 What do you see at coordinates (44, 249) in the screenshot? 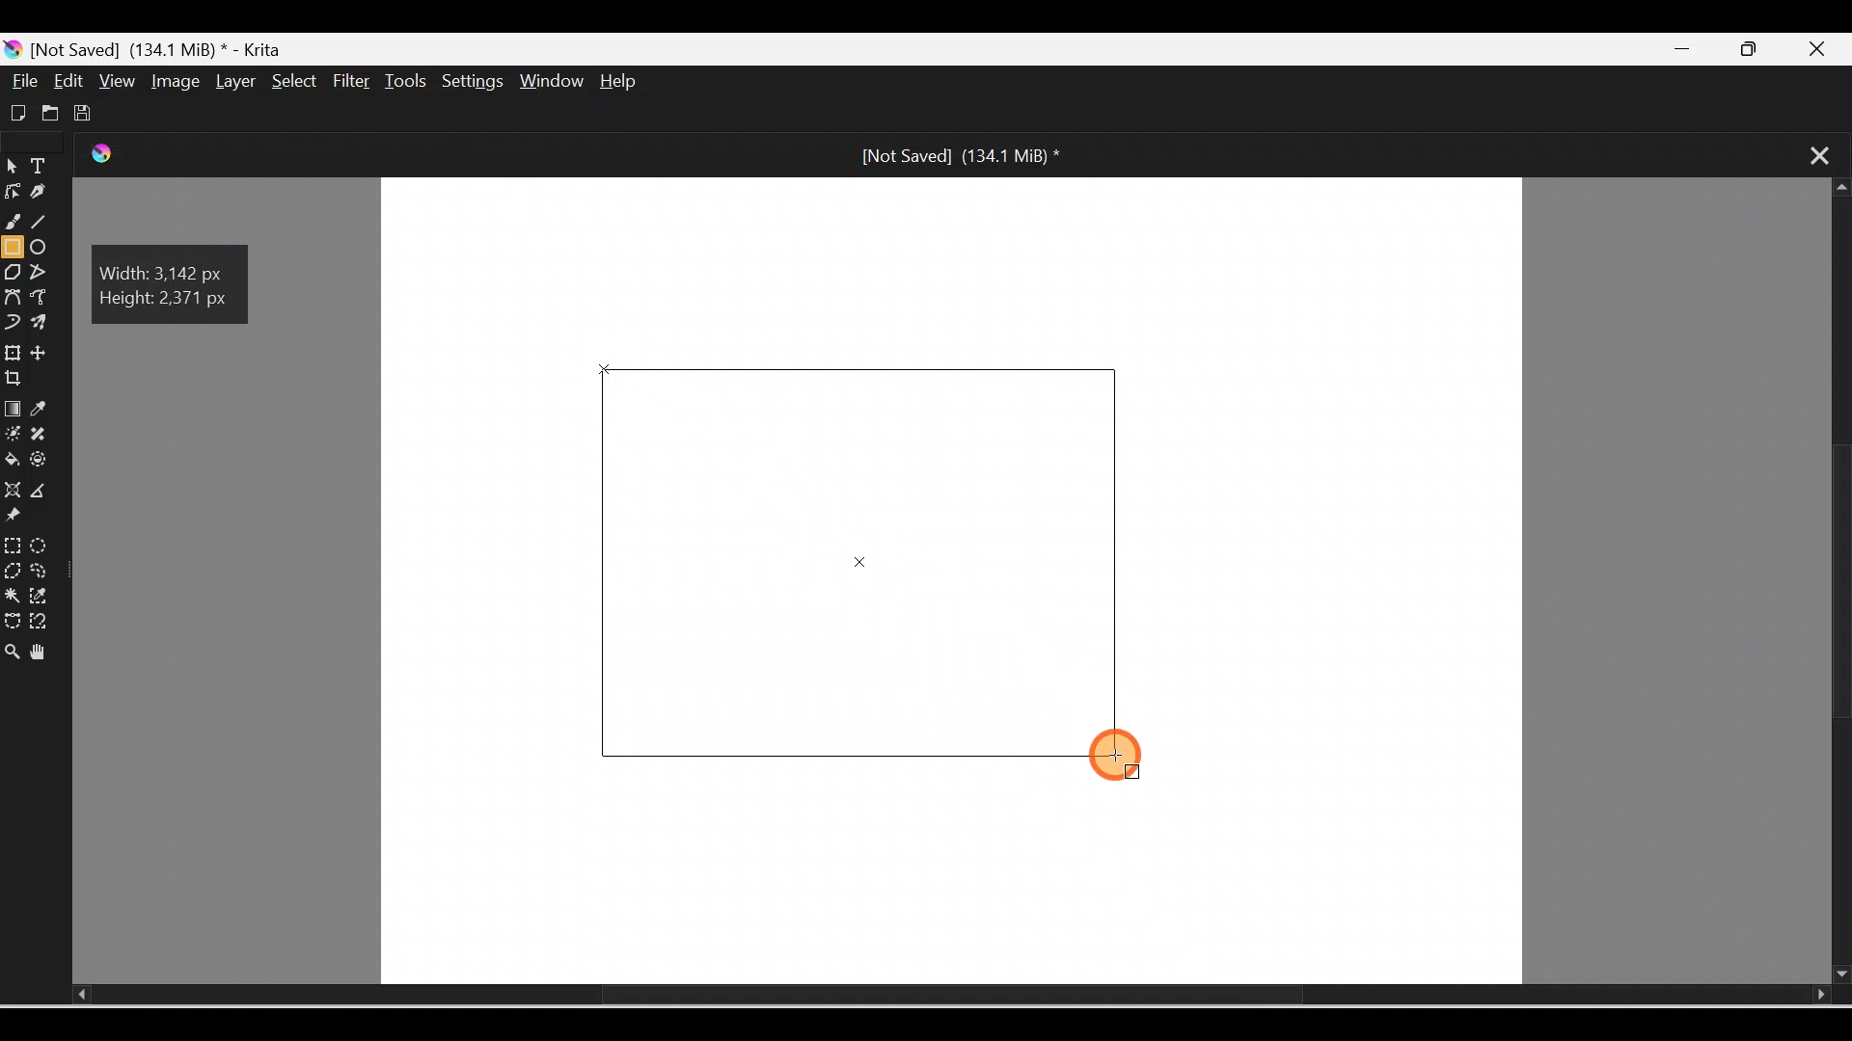
I see `Ellipse` at bounding box center [44, 249].